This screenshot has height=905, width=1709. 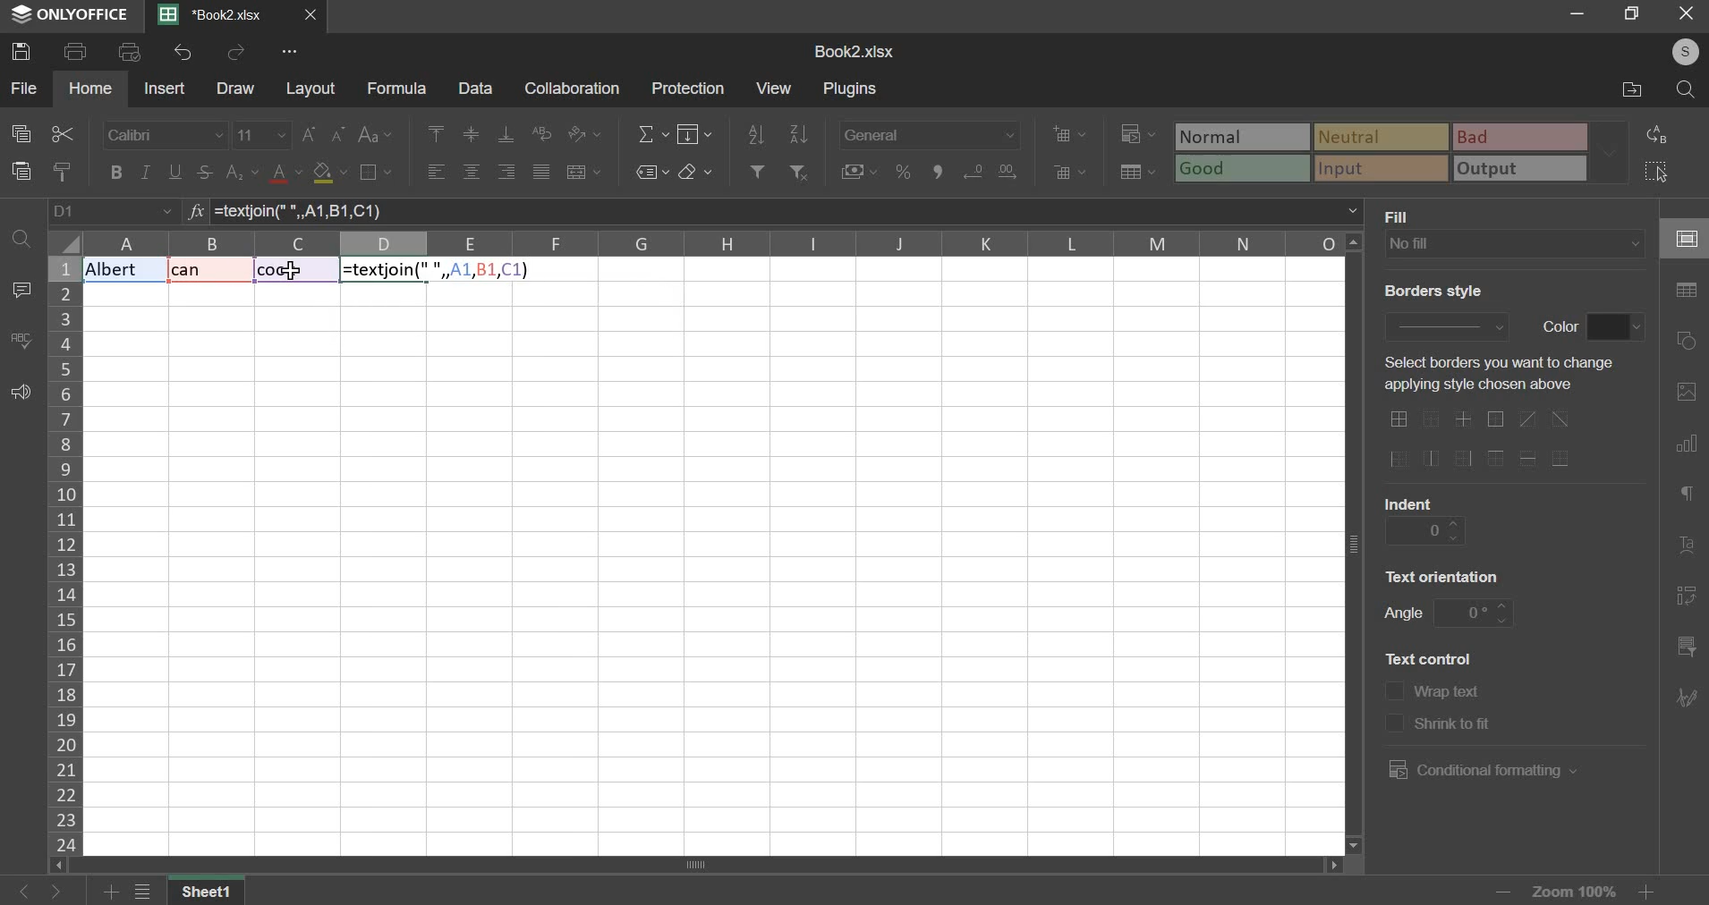 What do you see at coordinates (1666, 172) in the screenshot?
I see `select` at bounding box center [1666, 172].